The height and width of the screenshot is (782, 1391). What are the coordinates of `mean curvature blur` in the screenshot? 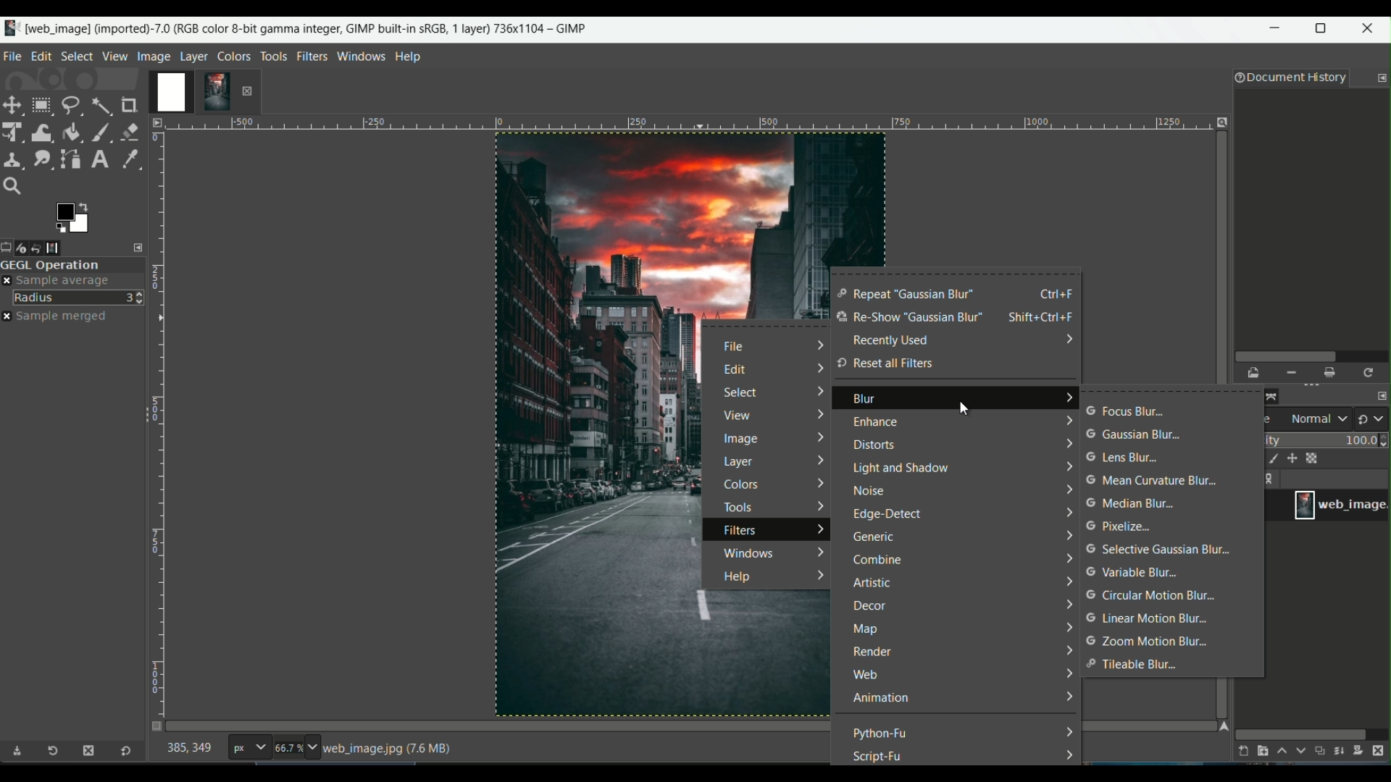 It's located at (1156, 481).